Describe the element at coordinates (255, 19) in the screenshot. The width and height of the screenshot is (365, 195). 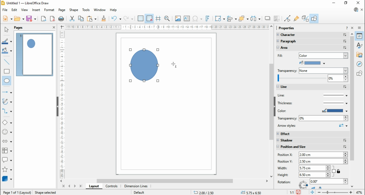
I see `select at least three objects to distribute` at that location.